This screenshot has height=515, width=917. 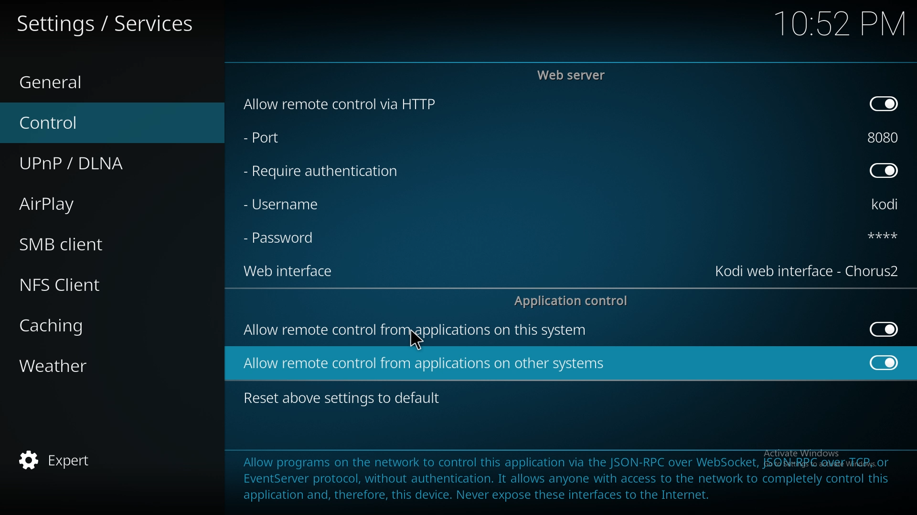 What do you see at coordinates (575, 300) in the screenshot?
I see `application control` at bounding box center [575, 300].